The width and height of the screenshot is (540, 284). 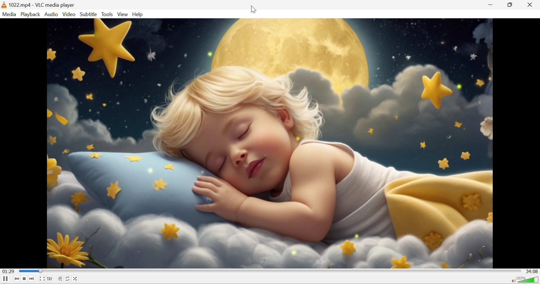 I want to click on Audio, so click(x=51, y=15).